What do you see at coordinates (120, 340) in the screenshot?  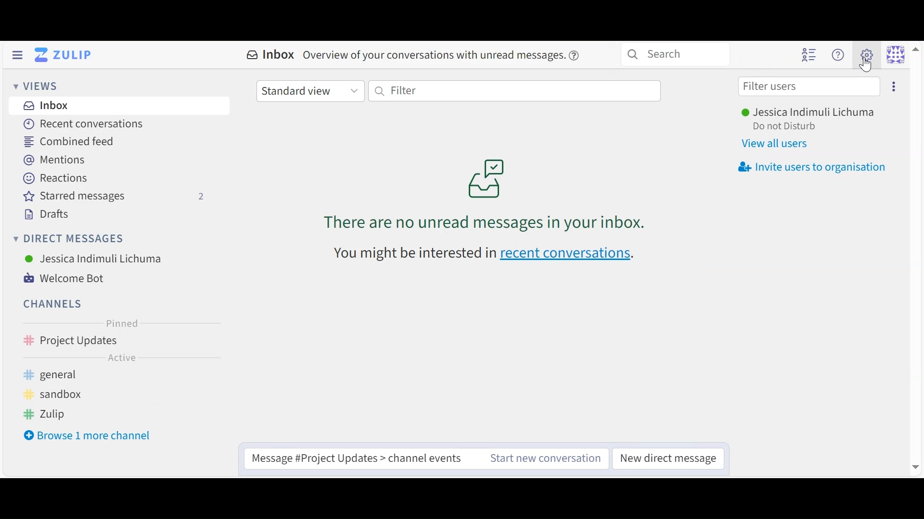 I see `Channel ` at bounding box center [120, 340].